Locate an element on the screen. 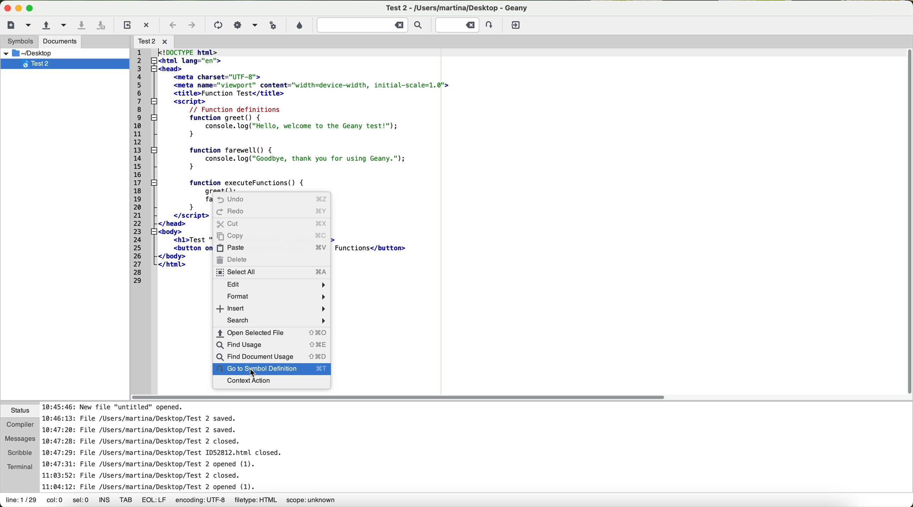 The height and width of the screenshot is (507, 913). save all open files is located at coordinates (101, 27).